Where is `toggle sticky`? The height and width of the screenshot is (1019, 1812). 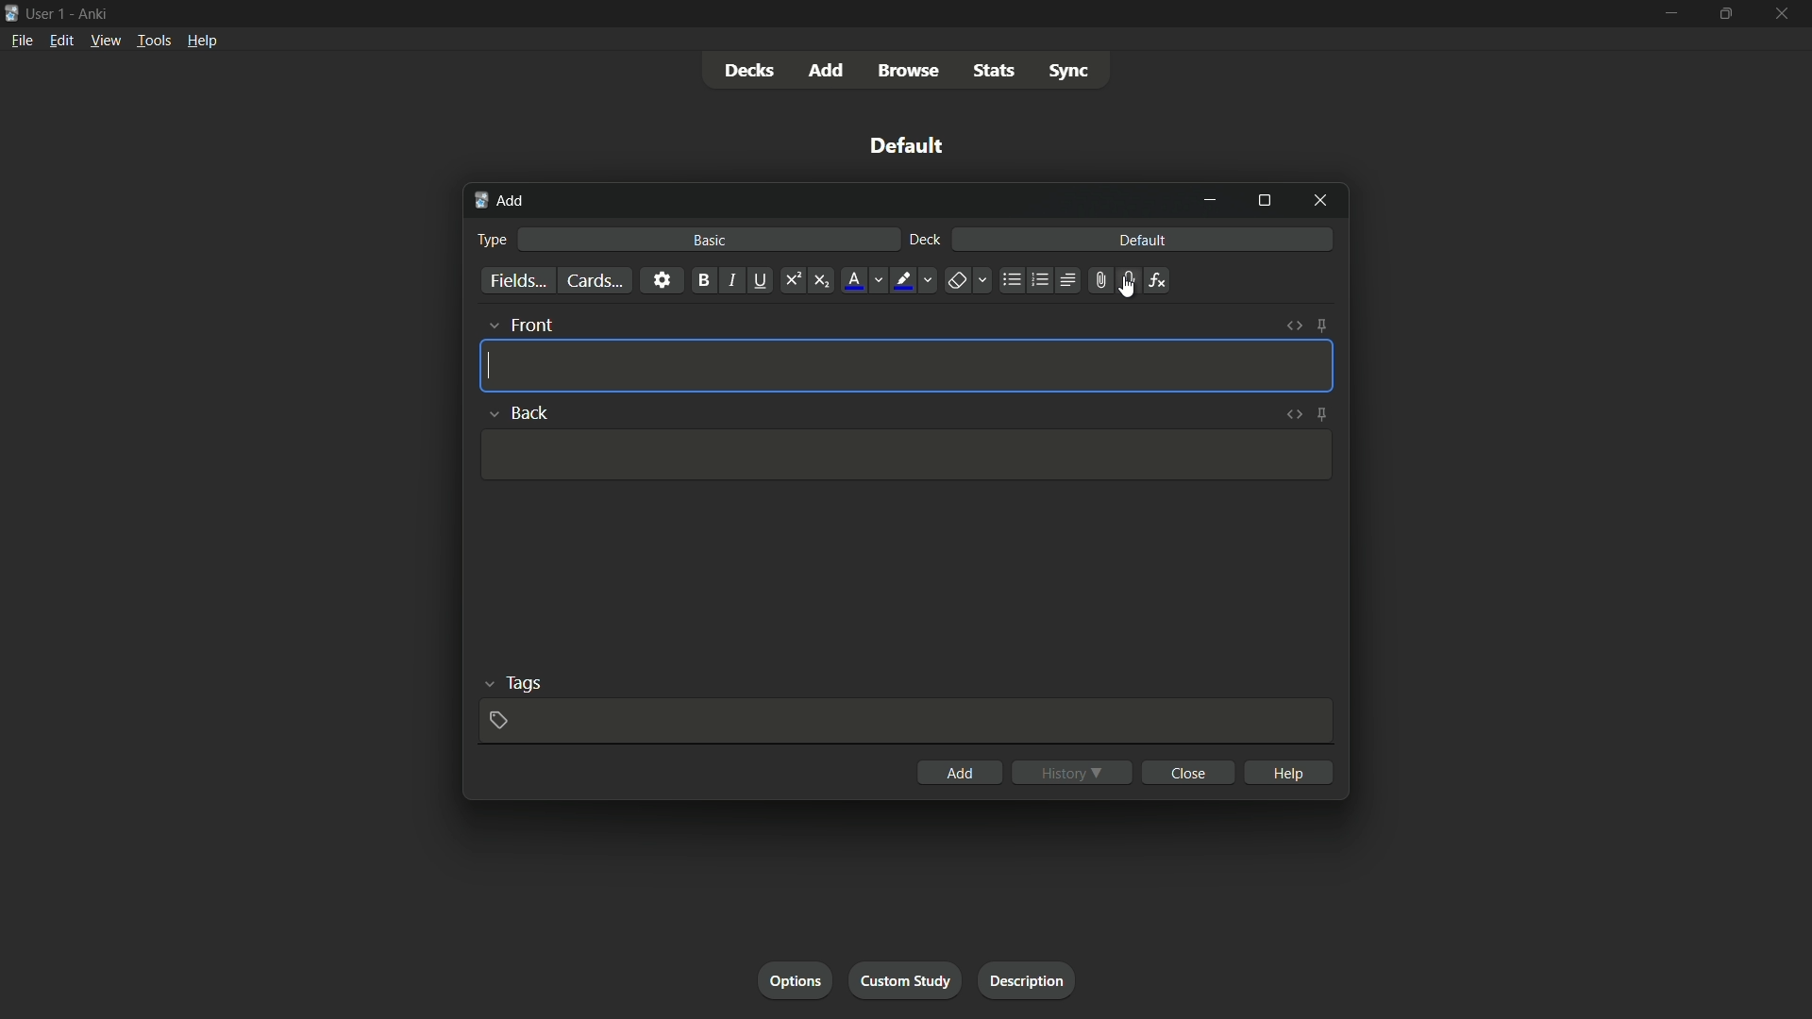
toggle sticky is located at coordinates (1322, 414).